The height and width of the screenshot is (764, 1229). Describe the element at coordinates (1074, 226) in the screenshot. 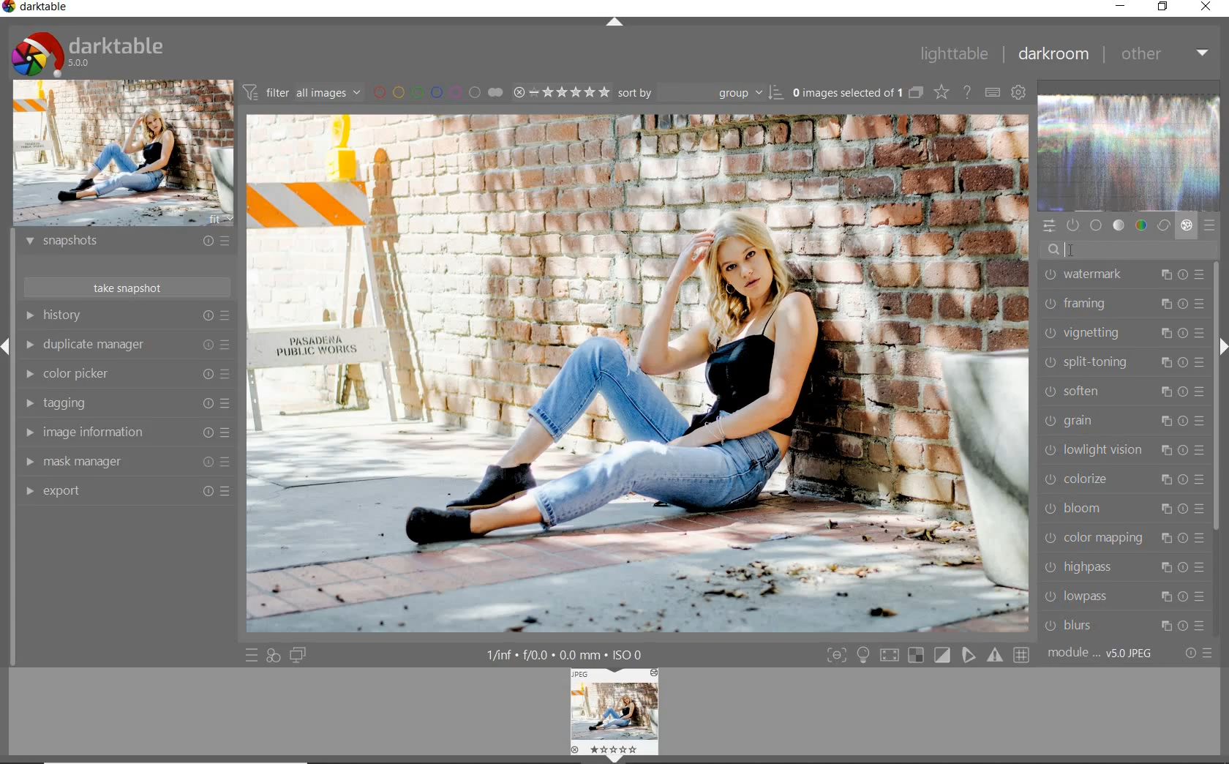

I see `show only active modules` at that location.